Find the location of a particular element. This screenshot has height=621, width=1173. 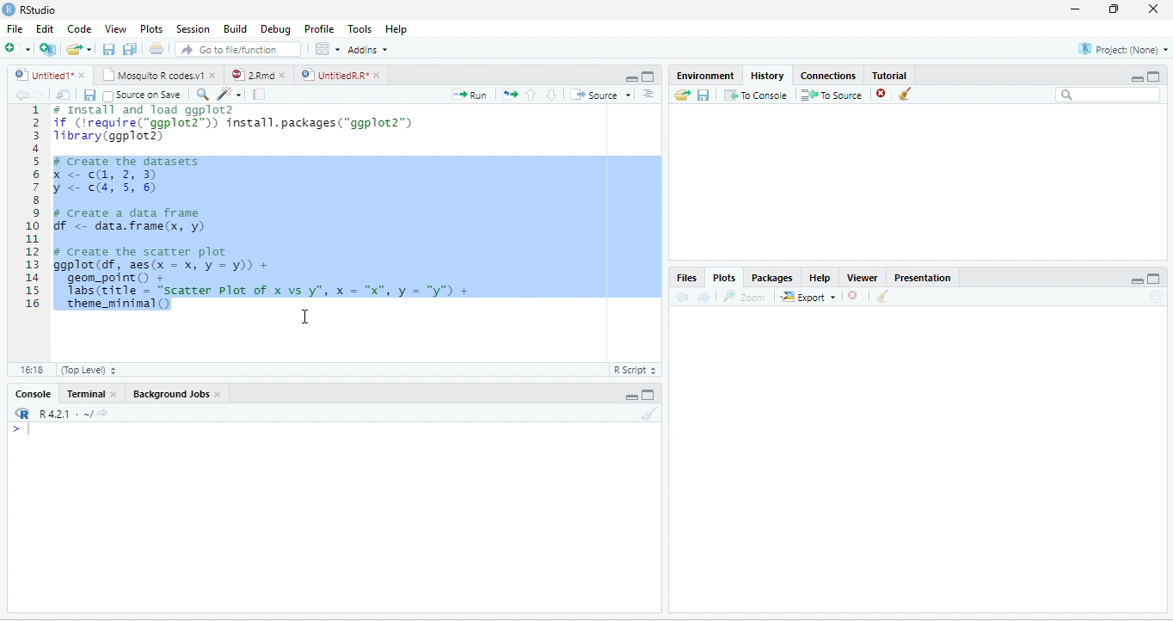

Go to previous section/chunk is located at coordinates (531, 95).